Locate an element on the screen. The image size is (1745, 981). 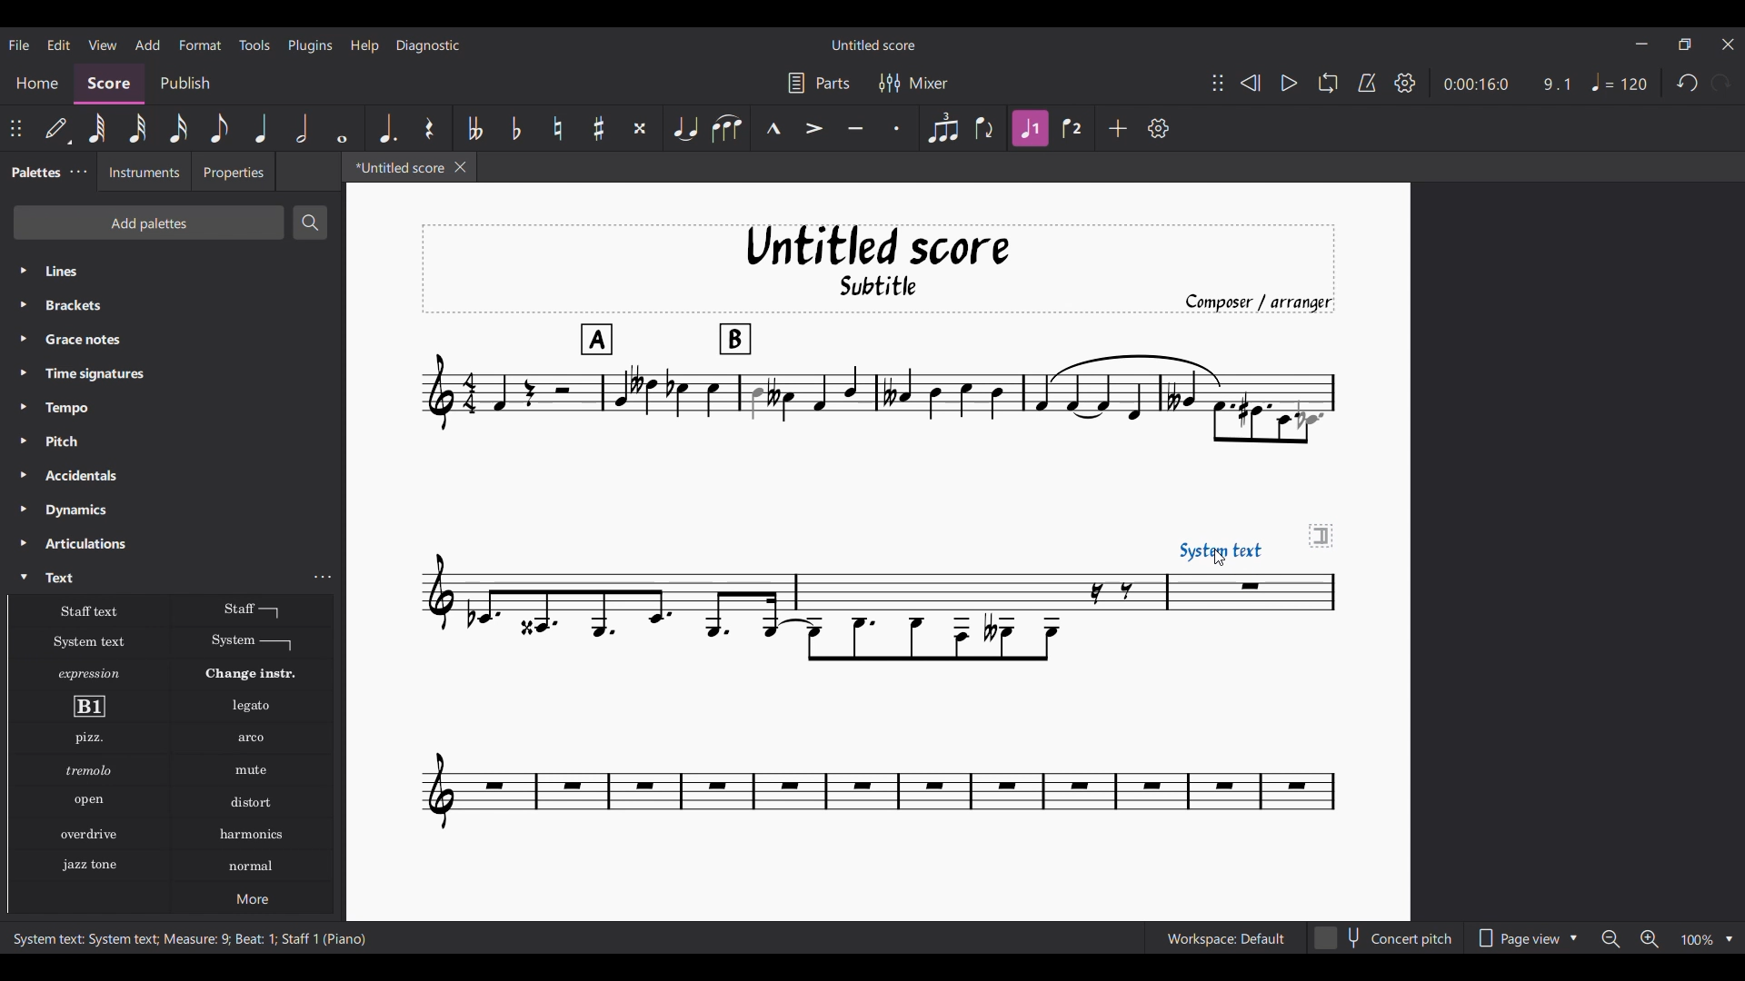
Normal is located at coordinates (252, 866).